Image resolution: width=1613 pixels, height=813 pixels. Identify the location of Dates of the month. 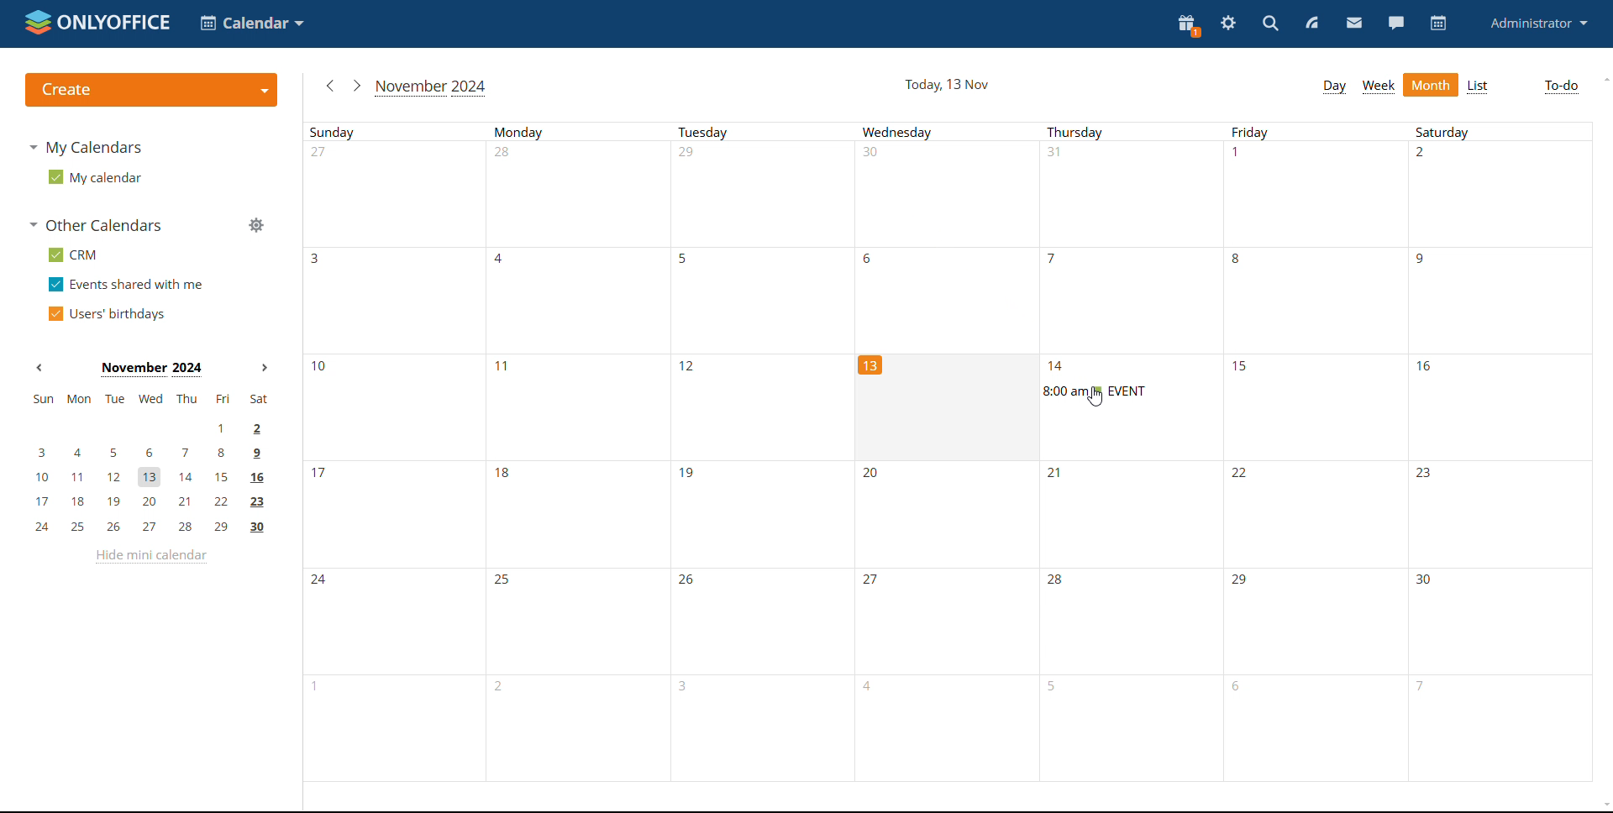
(1410, 408).